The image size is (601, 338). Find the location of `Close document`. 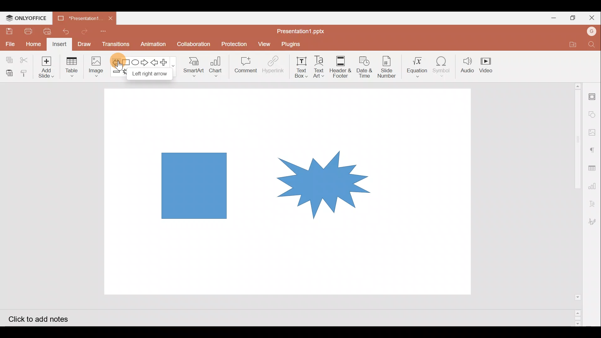

Close document is located at coordinates (112, 19).